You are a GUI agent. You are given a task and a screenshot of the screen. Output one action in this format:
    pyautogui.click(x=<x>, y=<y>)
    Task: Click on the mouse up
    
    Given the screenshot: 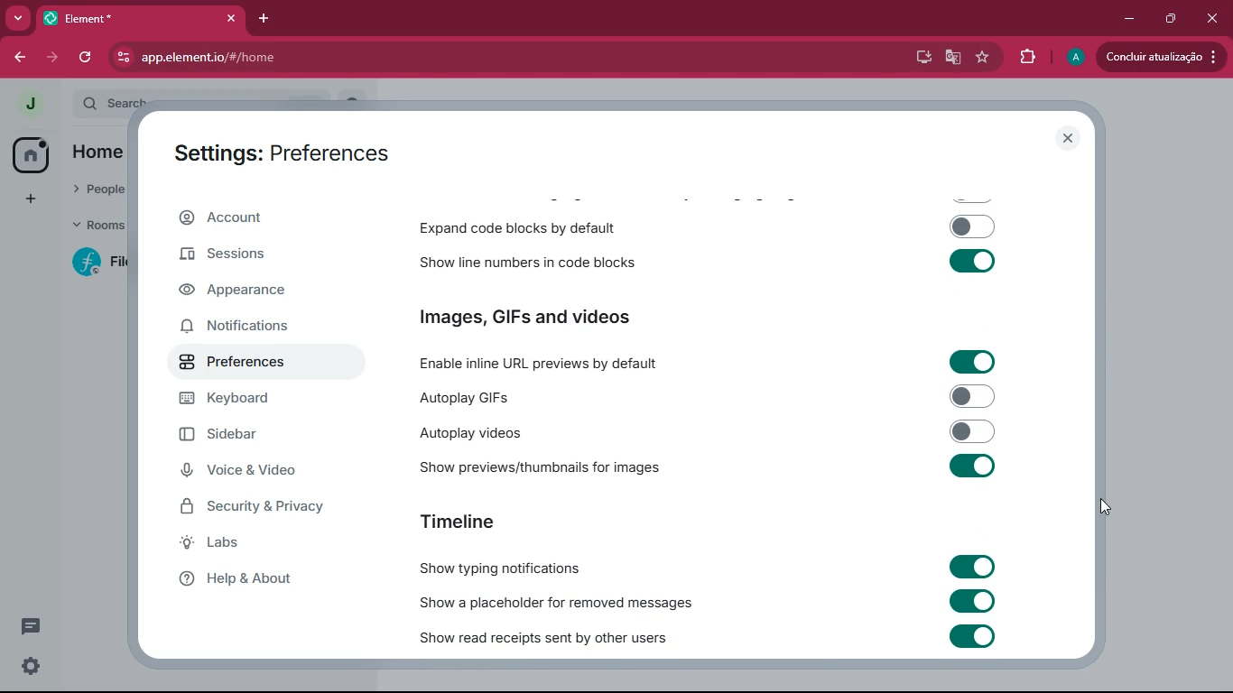 What is the action you would take?
    pyautogui.click(x=1106, y=506)
    